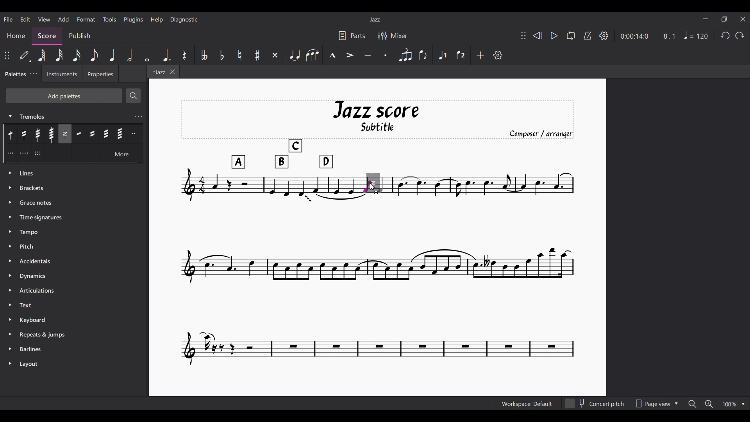  What do you see at coordinates (257, 55) in the screenshot?
I see `Toggle sharp` at bounding box center [257, 55].